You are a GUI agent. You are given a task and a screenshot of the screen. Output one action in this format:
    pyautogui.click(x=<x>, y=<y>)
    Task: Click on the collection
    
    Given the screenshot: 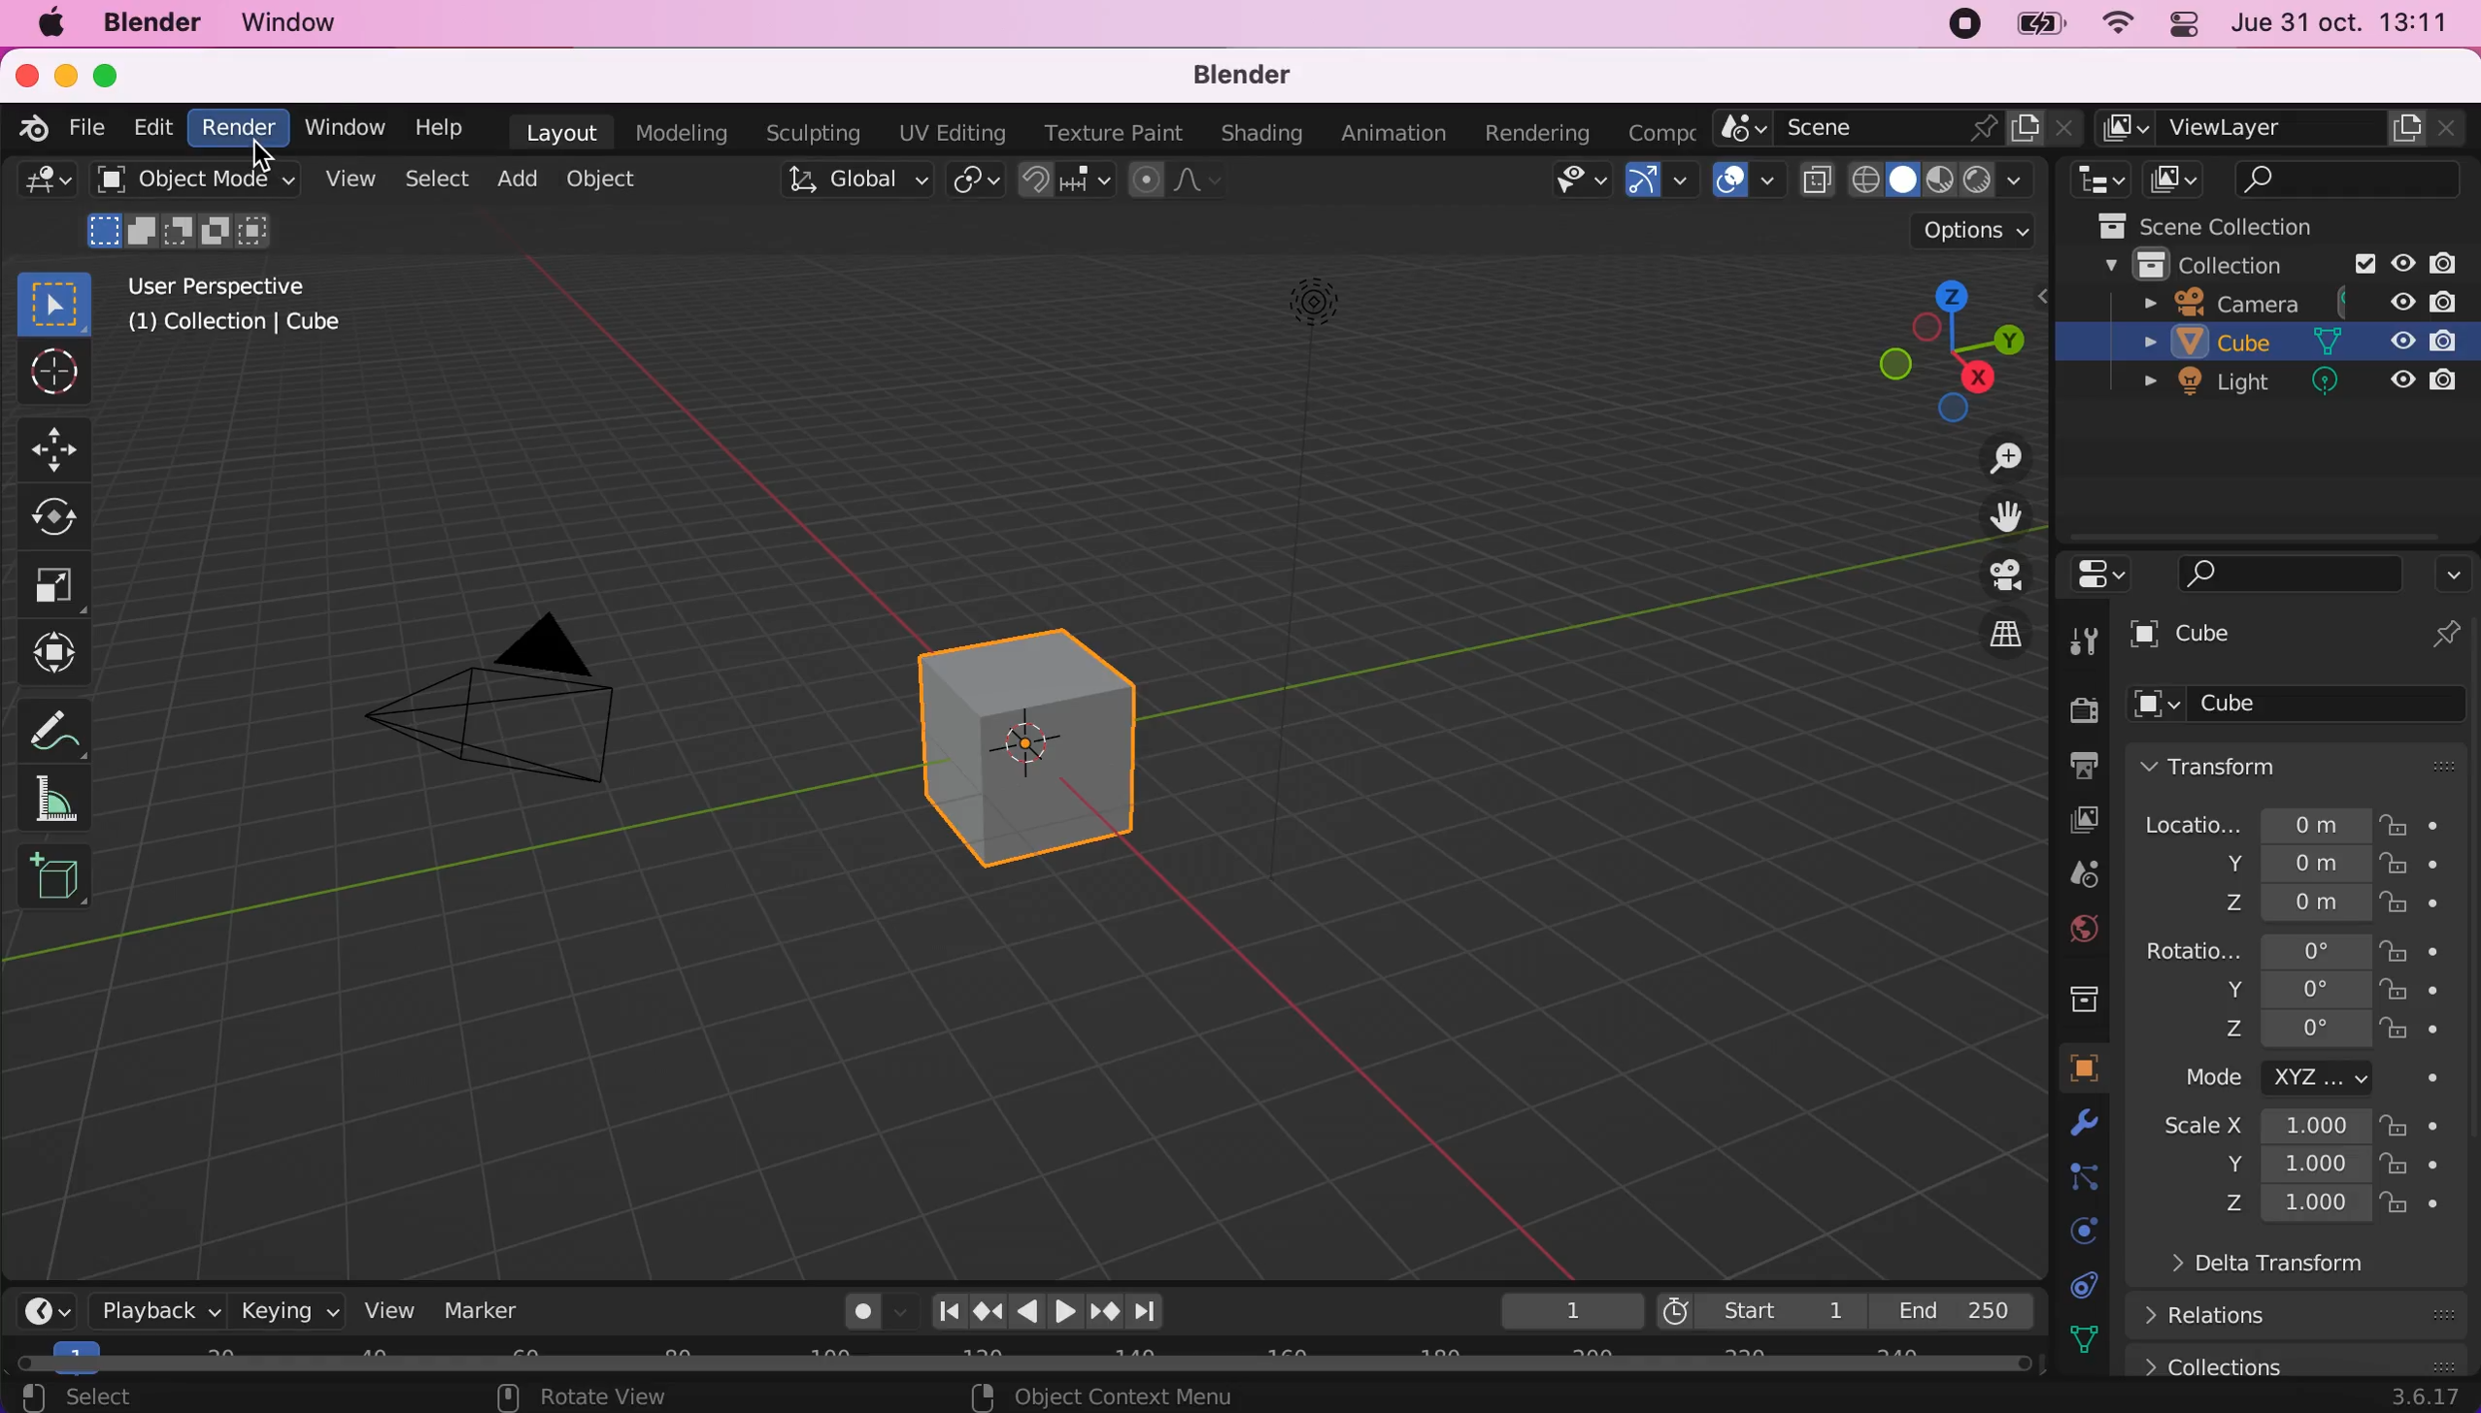 What is the action you would take?
    pyautogui.click(x=2083, y=996)
    